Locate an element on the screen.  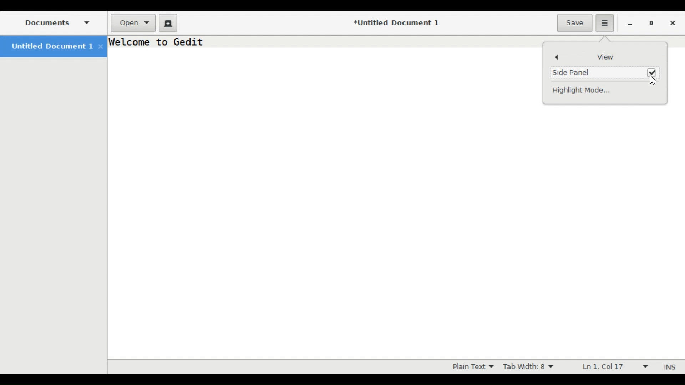
Open is located at coordinates (133, 22).